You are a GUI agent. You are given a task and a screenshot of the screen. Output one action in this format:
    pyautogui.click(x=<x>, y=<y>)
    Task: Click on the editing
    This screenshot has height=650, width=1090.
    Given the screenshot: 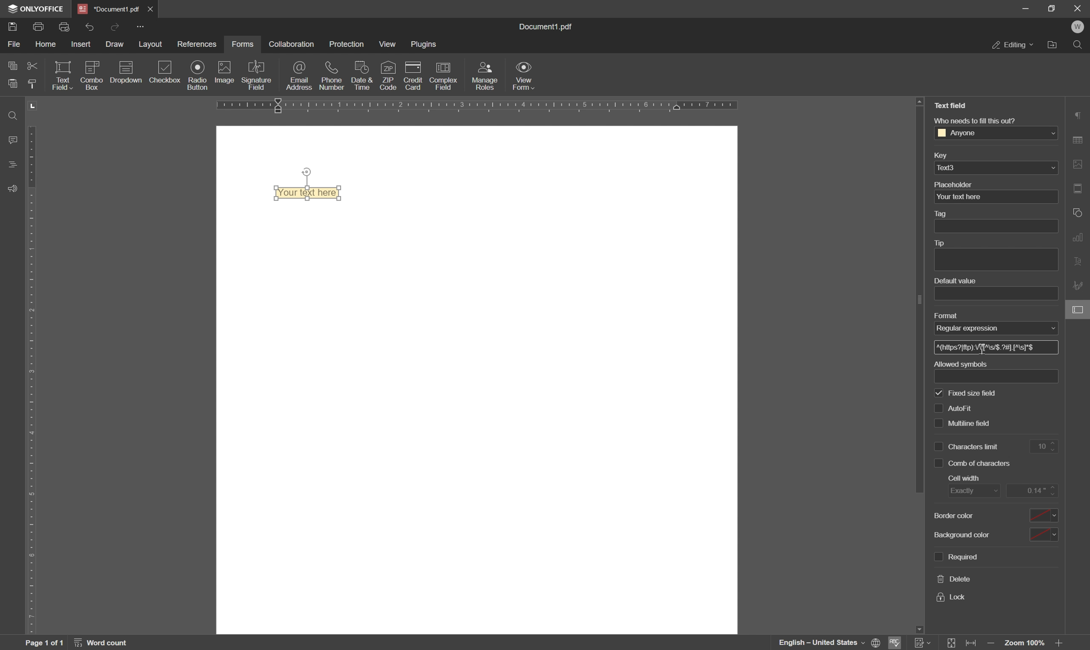 What is the action you would take?
    pyautogui.click(x=1012, y=46)
    